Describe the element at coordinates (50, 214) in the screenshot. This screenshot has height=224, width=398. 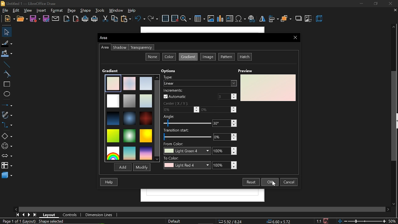
I see `layout` at that location.